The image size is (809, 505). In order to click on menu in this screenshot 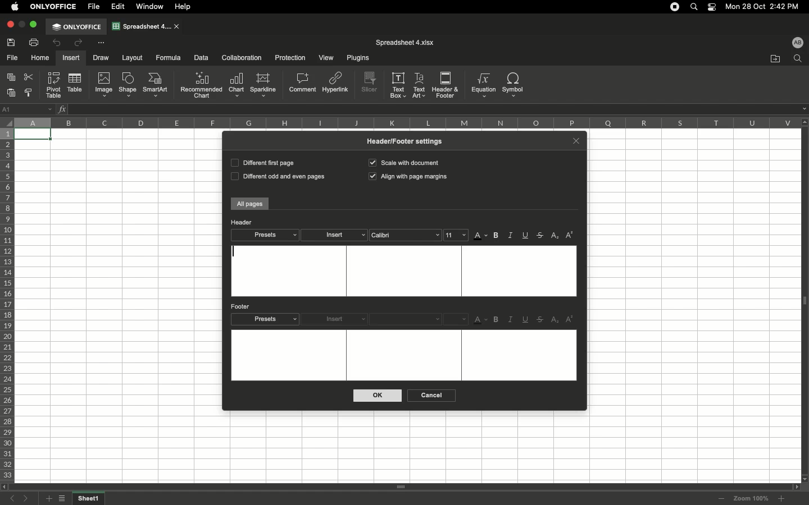, I will do `click(457, 319)`.